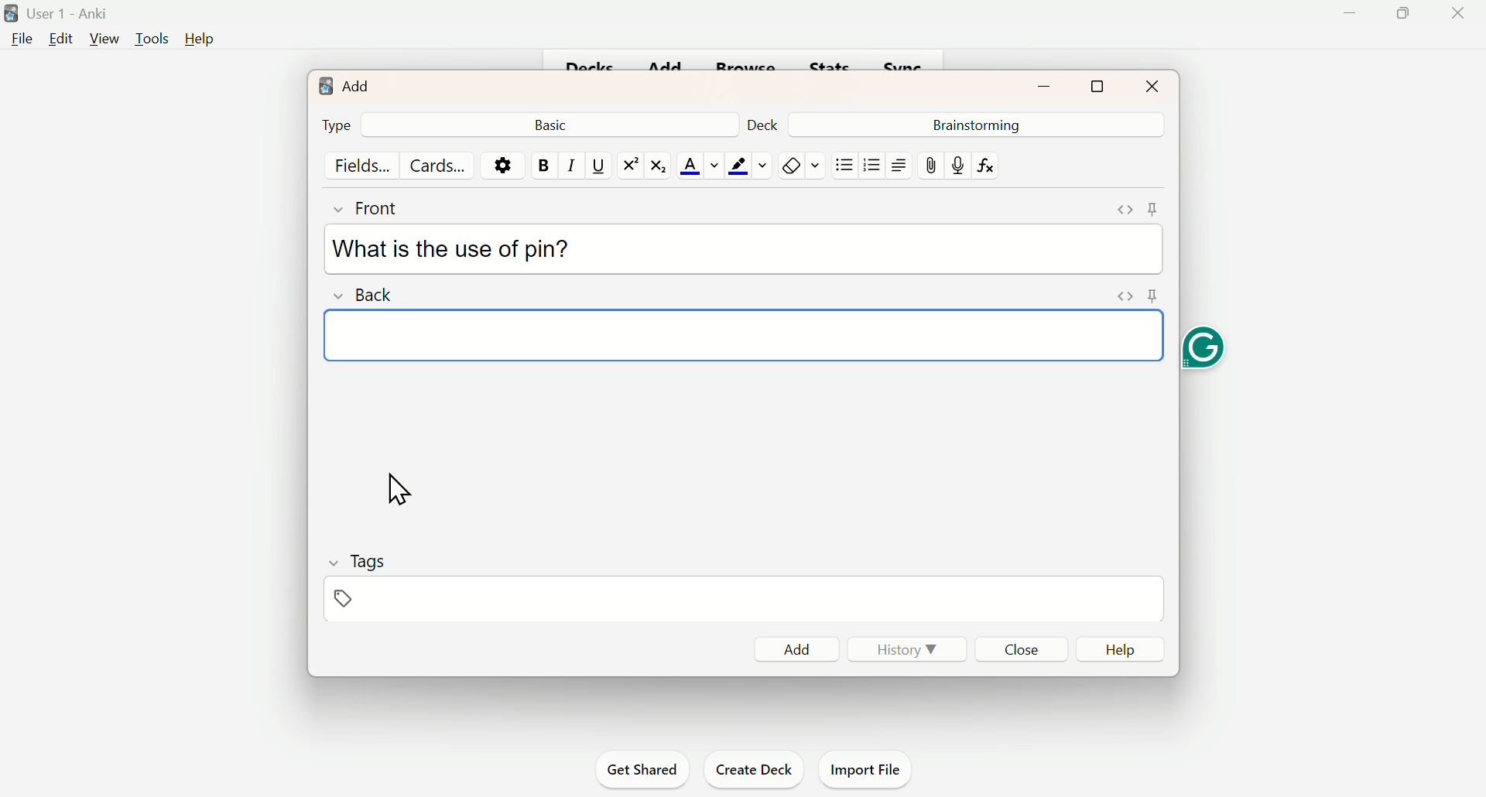 This screenshot has height=797, width=1486. I want to click on Pins, so click(1132, 296).